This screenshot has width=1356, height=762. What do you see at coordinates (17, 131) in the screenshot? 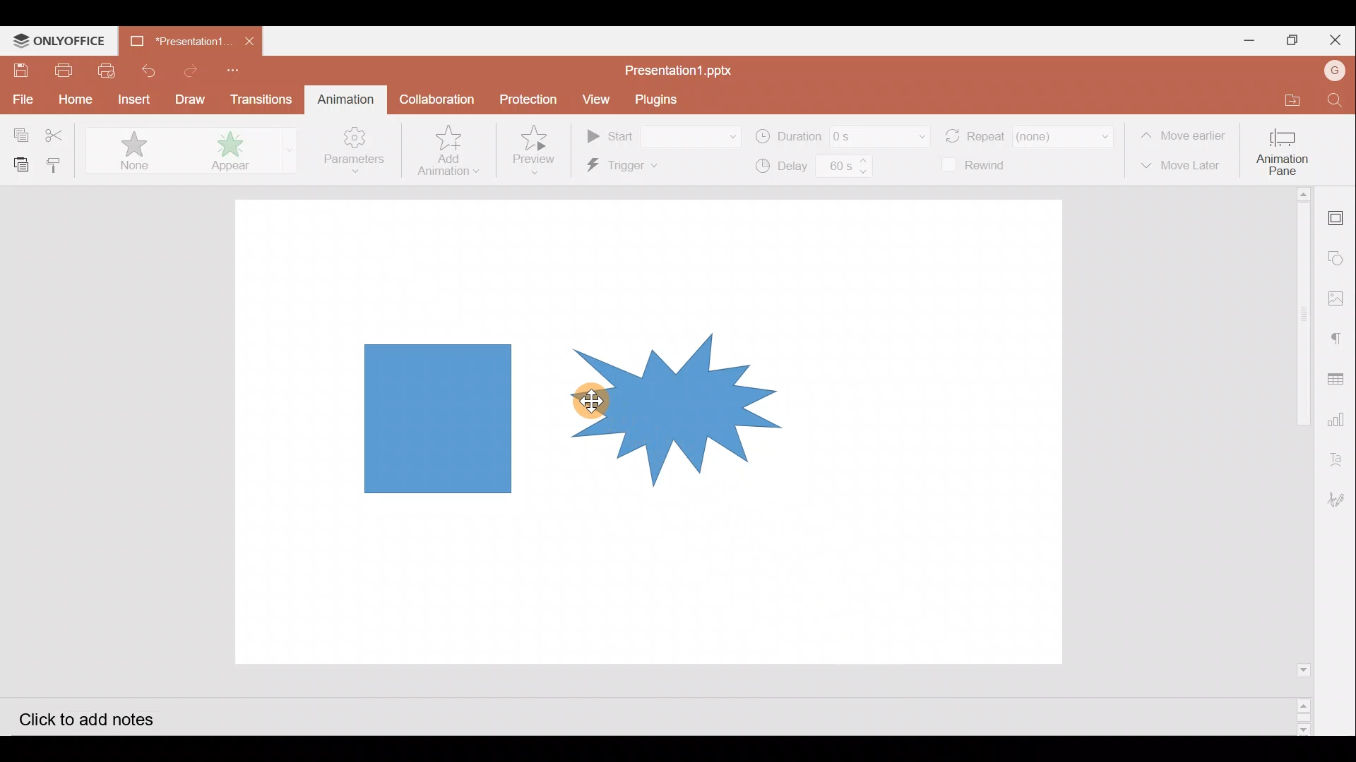
I see `Copy` at bounding box center [17, 131].